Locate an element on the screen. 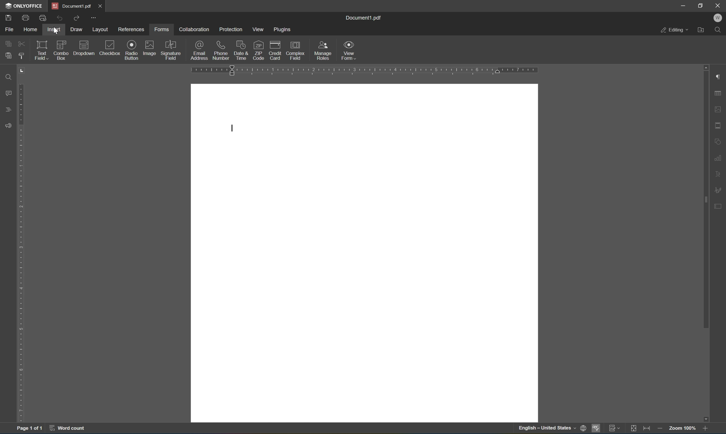 The height and width of the screenshot is (434, 726). paste is located at coordinates (7, 56).